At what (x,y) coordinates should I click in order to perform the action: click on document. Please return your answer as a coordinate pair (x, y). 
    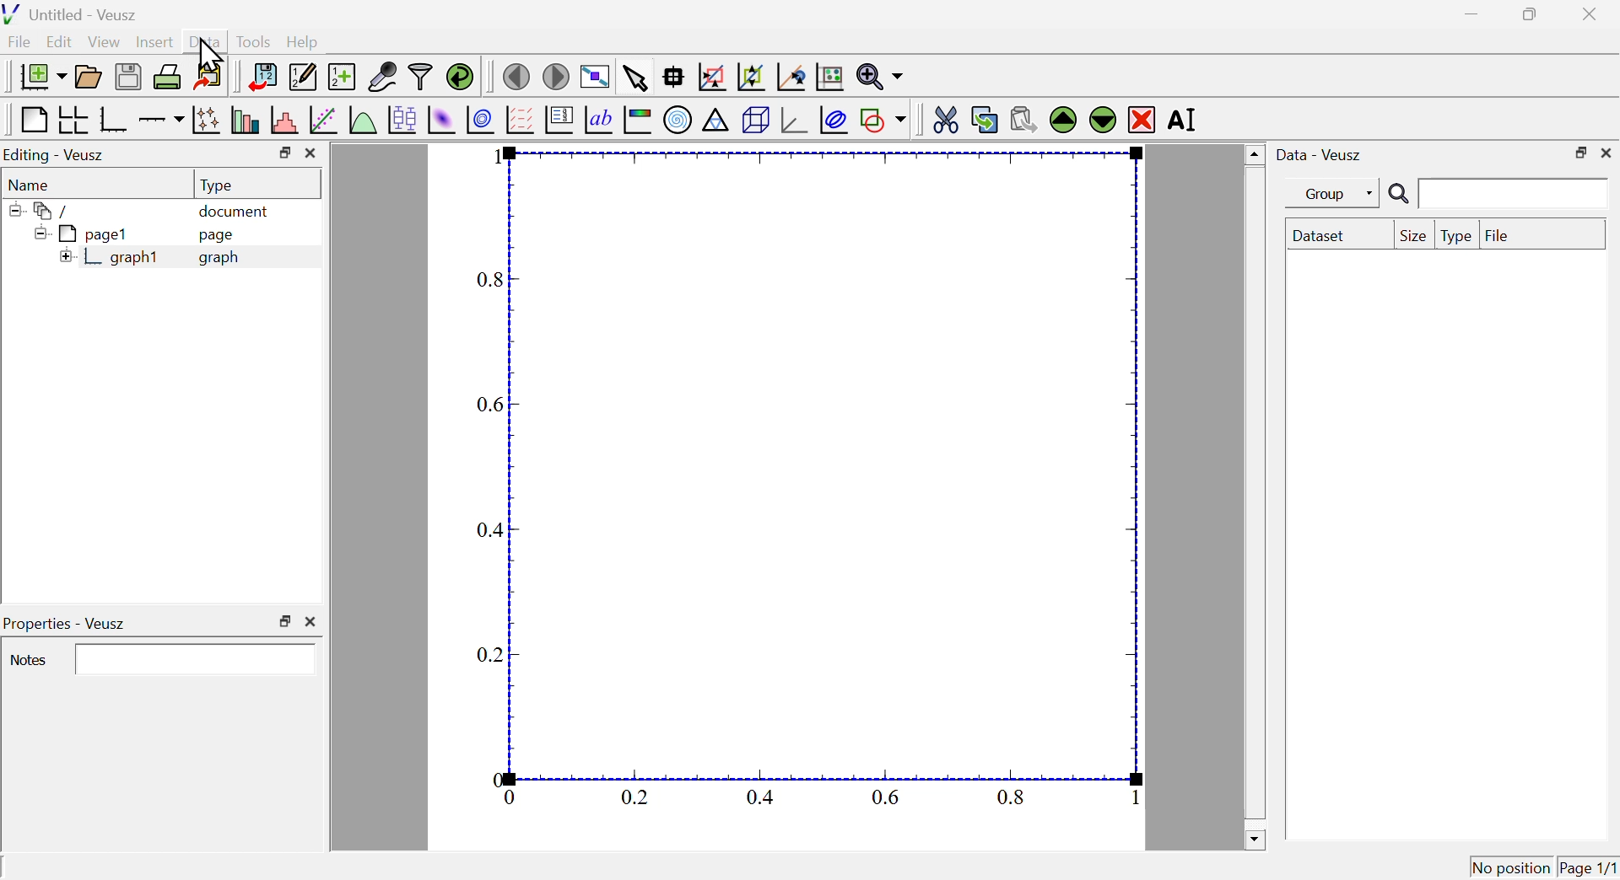
    Looking at the image, I should click on (235, 212).